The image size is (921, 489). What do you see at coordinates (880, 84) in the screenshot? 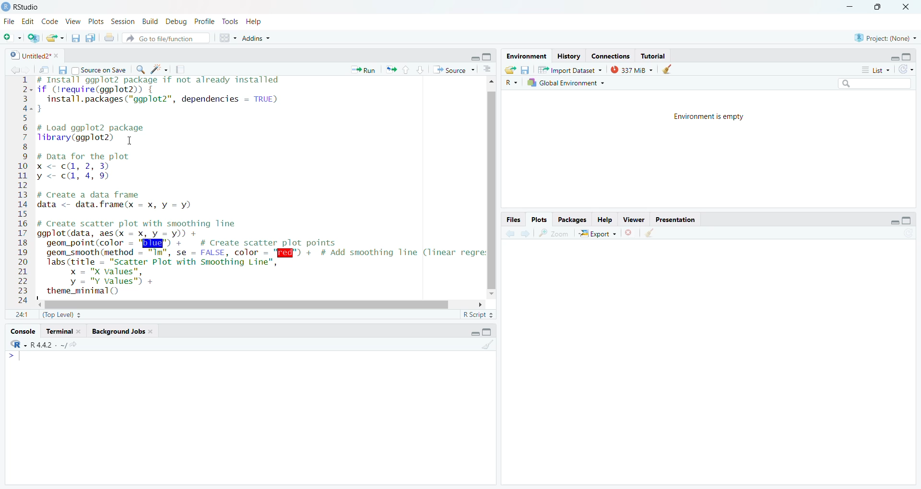
I see `search bar` at bounding box center [880, 84].